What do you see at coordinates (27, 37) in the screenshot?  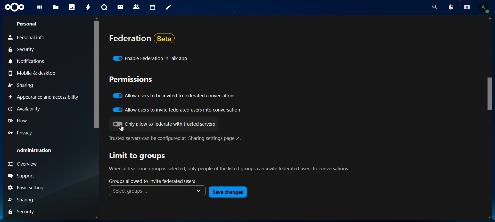 I see `personal info` at bounding box center [27, 37].